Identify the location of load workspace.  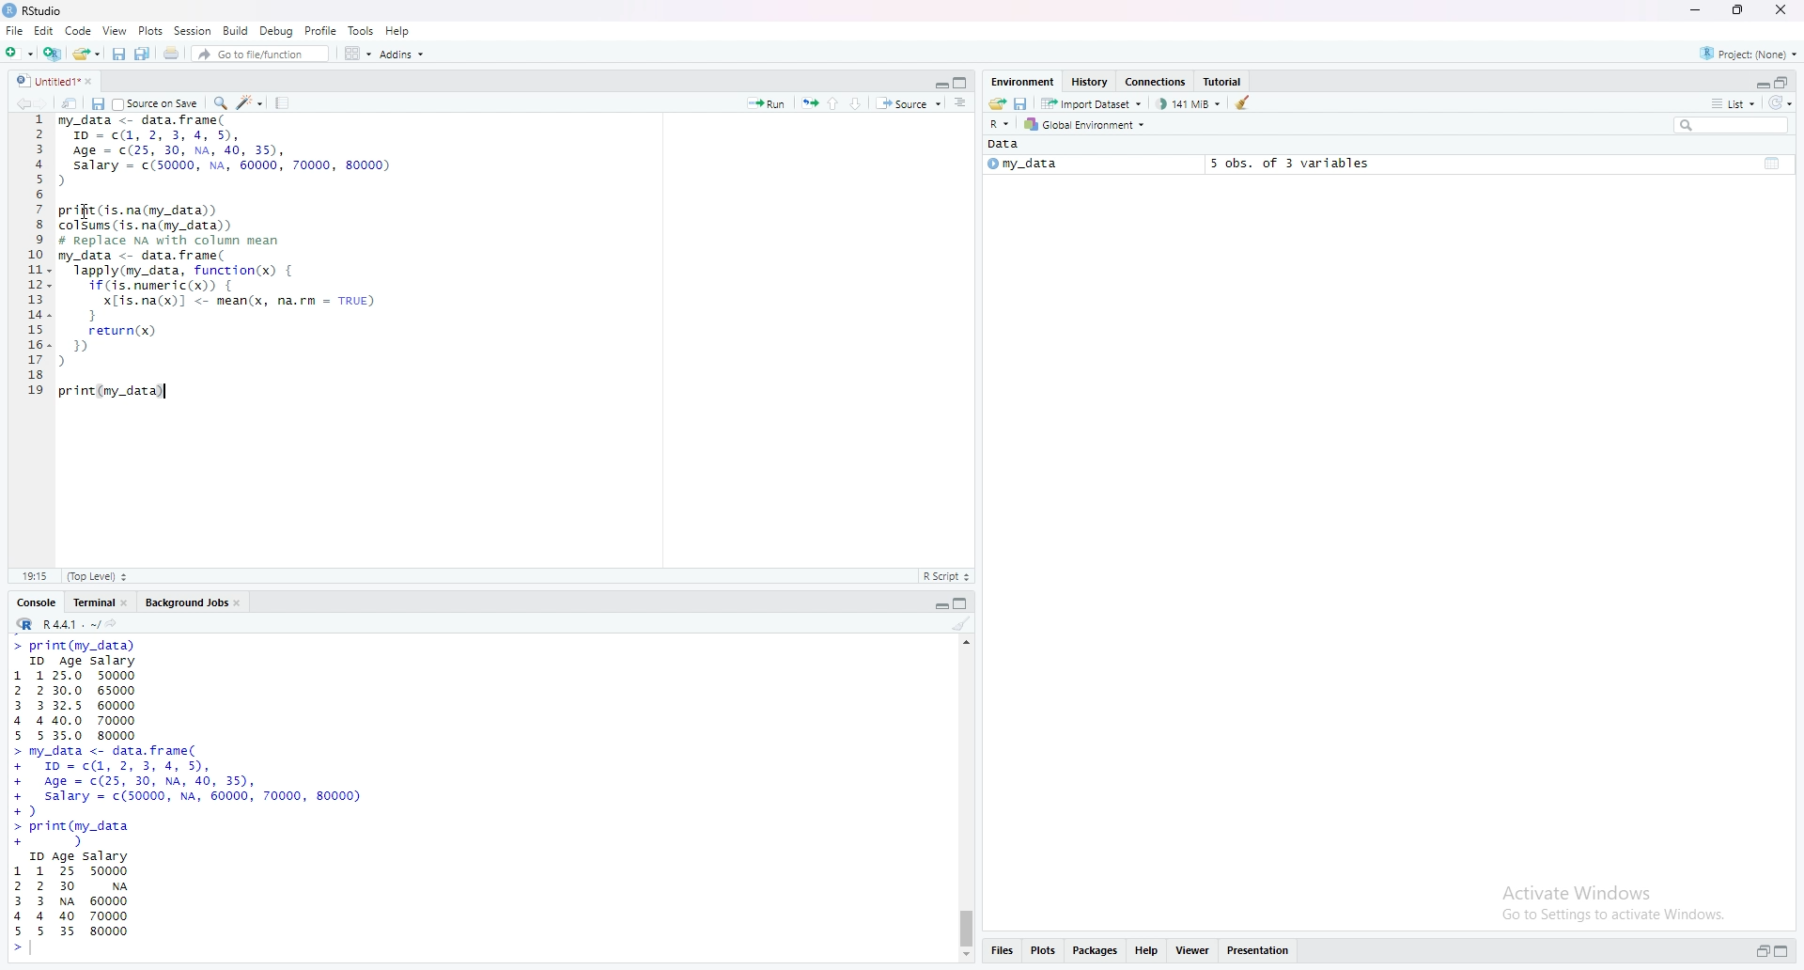
(996, 104).